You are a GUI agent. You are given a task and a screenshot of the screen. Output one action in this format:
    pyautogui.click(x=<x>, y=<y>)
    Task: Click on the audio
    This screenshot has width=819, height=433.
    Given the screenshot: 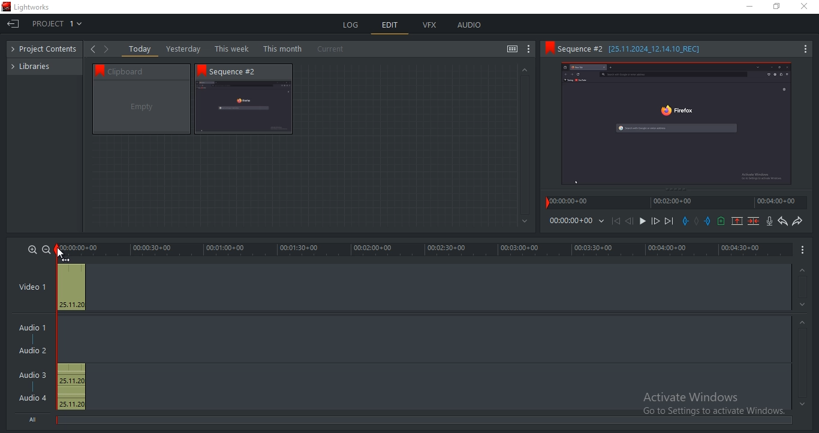 What is the action you would take?
    pyautogui.click(x=469, y=25)
    